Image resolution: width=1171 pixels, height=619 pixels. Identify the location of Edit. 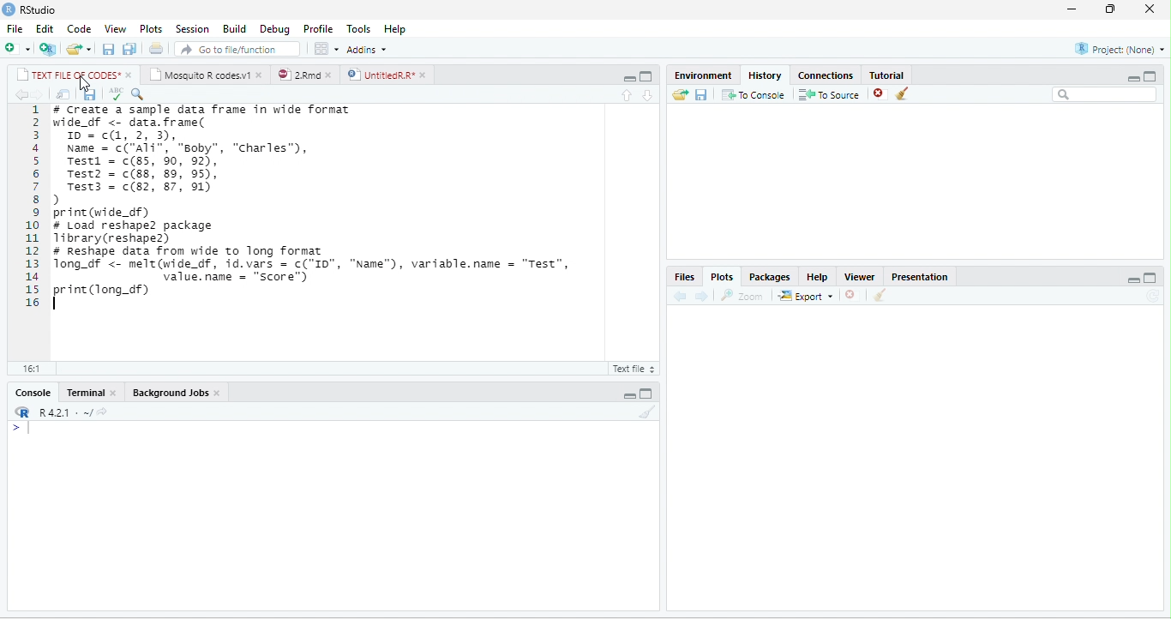
(45, 28).